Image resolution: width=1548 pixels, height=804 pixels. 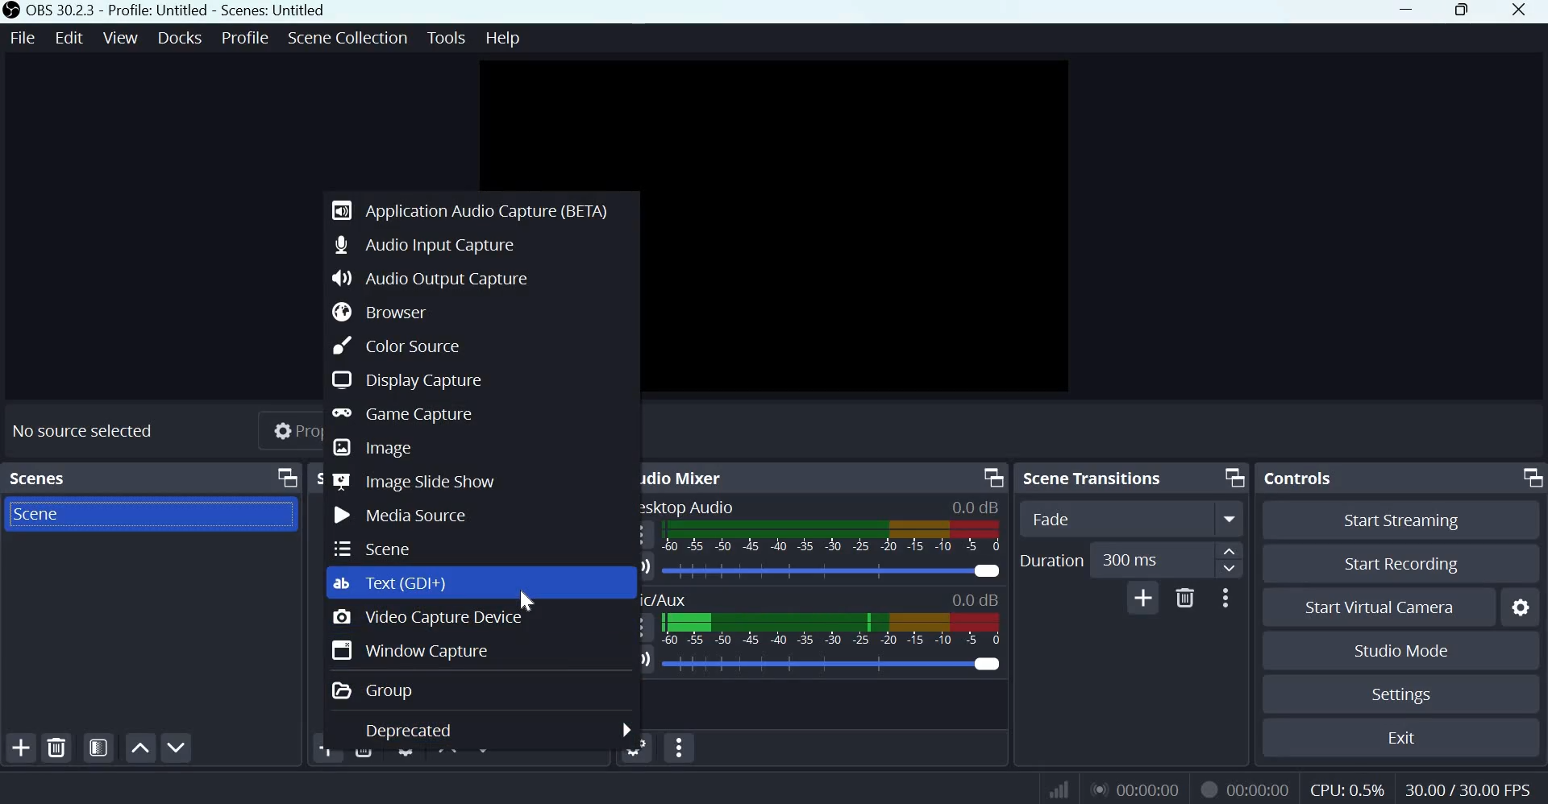 I want to click on Add Transition, so click(x=1143, y=597).